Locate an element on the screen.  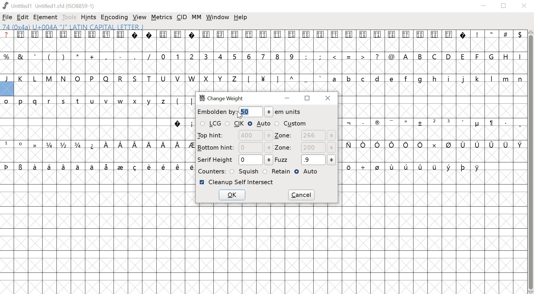
Cursor is located at coordinates (238, 114).